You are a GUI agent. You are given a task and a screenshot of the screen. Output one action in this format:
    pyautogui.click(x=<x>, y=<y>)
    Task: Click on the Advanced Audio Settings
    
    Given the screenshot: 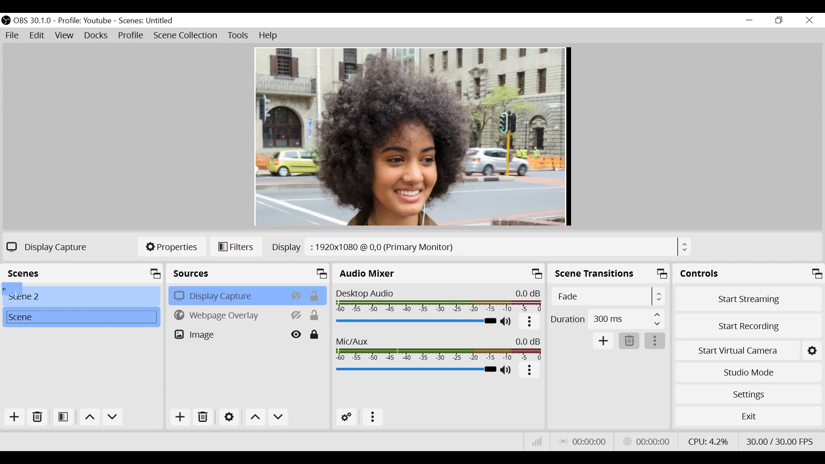 What is the action you would take?
    pyautogui.click(x=347, y=417)
    